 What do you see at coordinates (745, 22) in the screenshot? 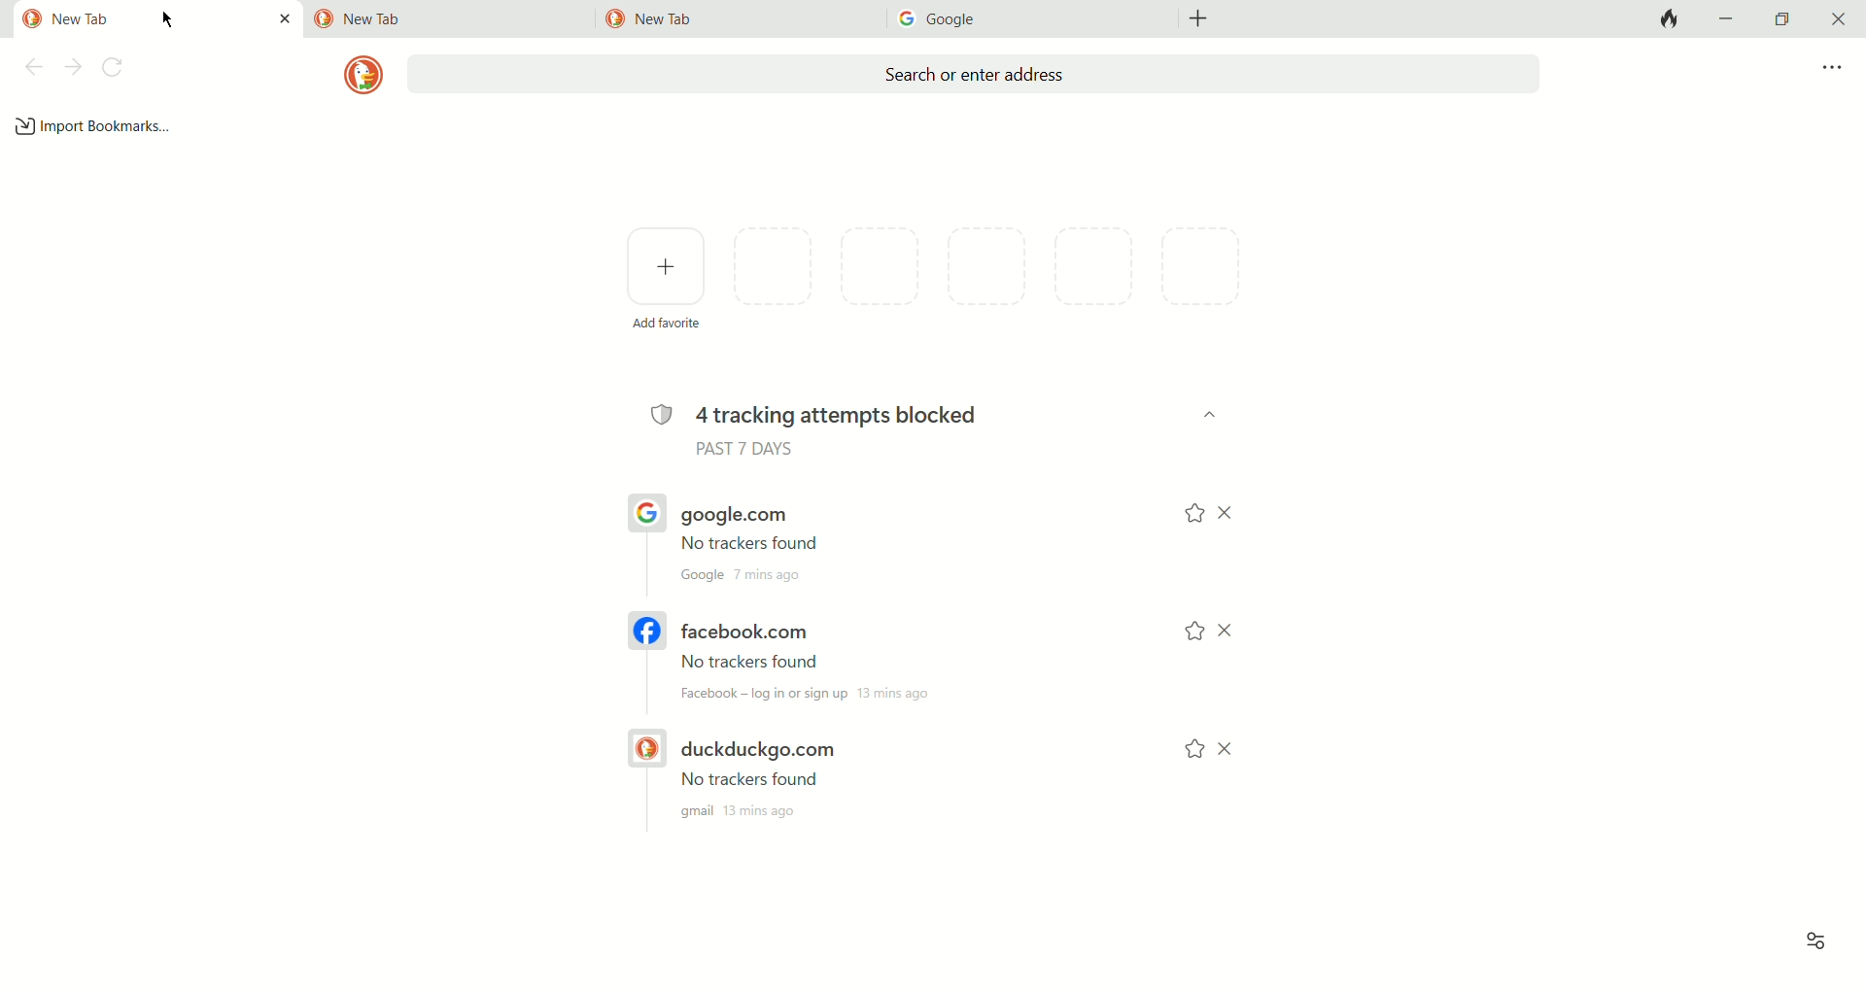
I see `tab2` at bounding box center [745, 22].